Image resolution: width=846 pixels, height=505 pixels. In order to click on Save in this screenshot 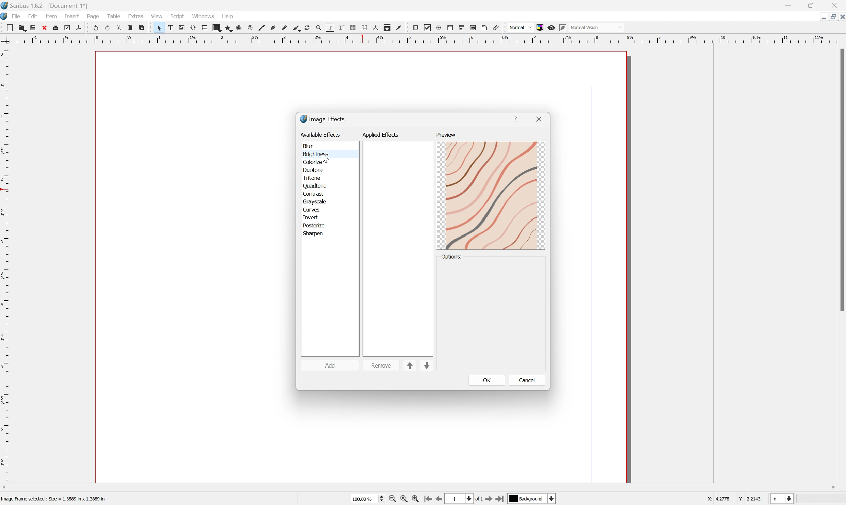, I will do `click(34, 27)`.